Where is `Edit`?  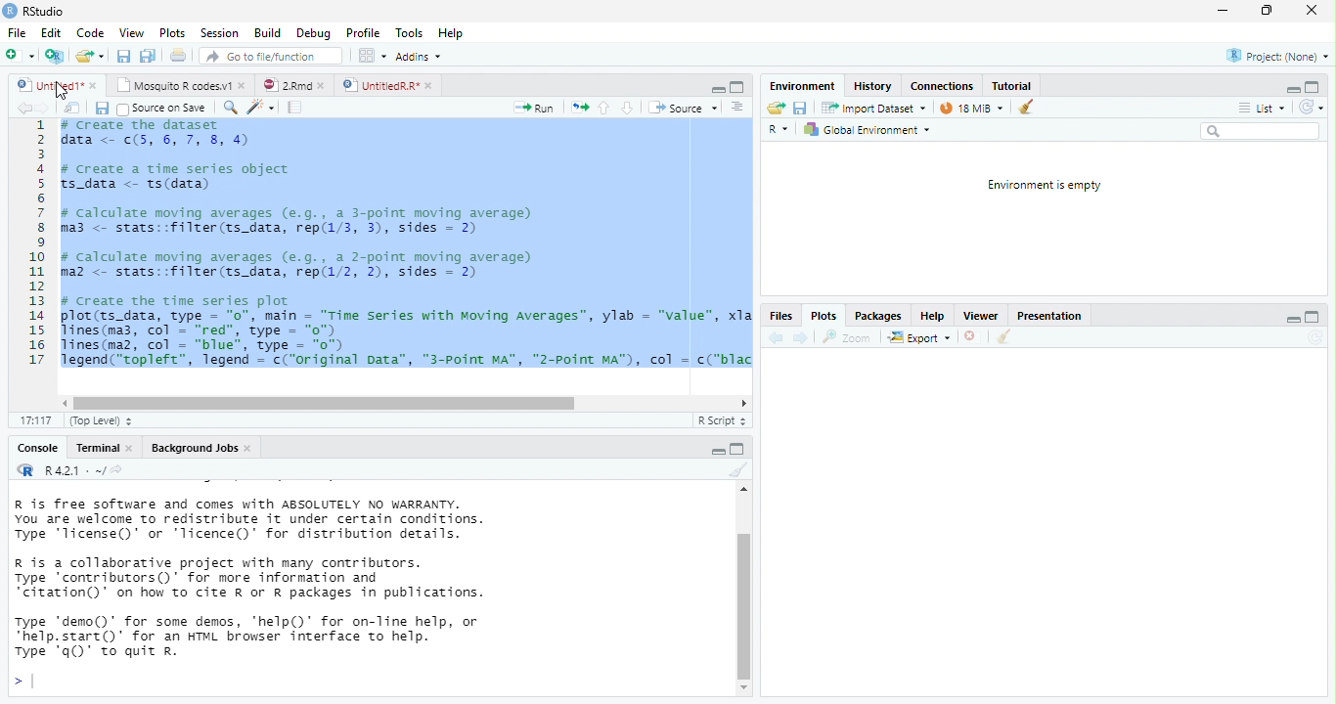
Edit is located at coordinates (51, 32).